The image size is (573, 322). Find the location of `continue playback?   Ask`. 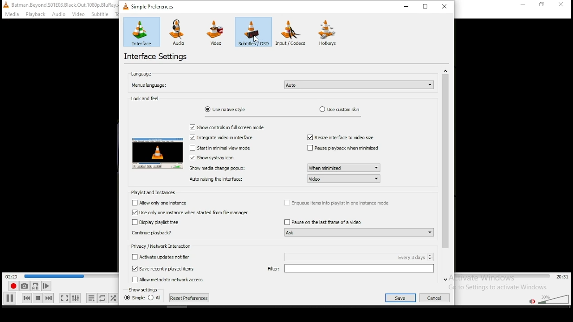

continue playback?   Ask is located at coordinates (282, 232).